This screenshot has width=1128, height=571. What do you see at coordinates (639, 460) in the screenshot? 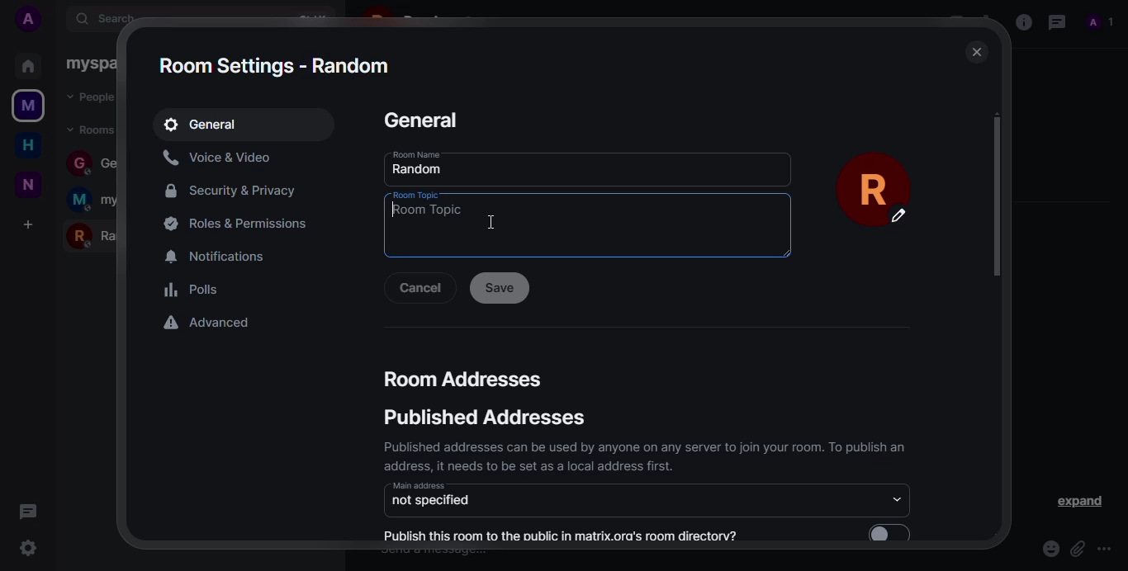
I see `Published addresses can be used by anyone on any server to join your room. 1o publish an
address, it needs to be set as a local address first.` at bounding box center [639, 460].